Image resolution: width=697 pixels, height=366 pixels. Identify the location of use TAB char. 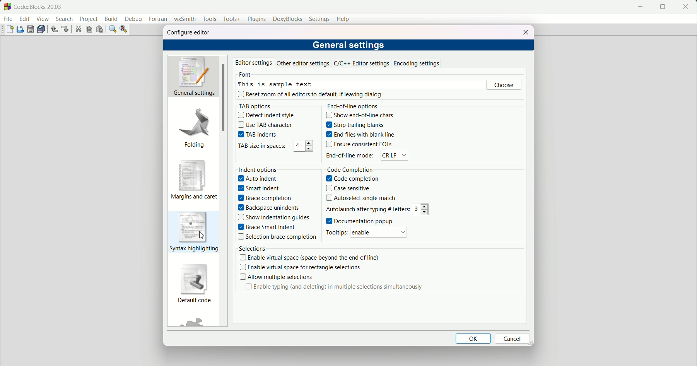
(265, 125).